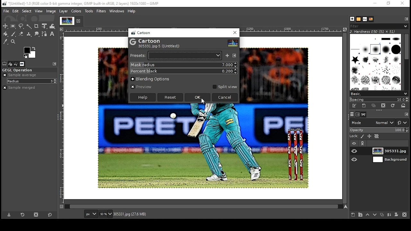 The width and height of the screenshot is (411, 231). Describe the element at coordinates (117, 11) in the screenshot. I see `windows` at that location.